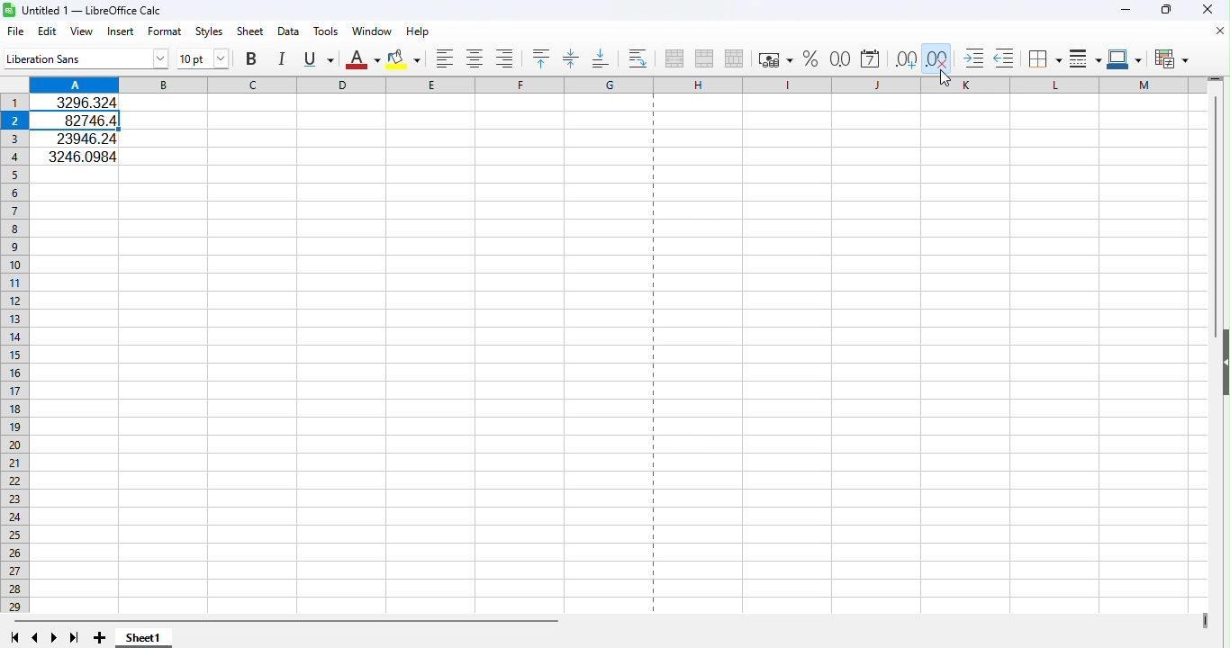  I want to click on Border color, so click(1127, 58).